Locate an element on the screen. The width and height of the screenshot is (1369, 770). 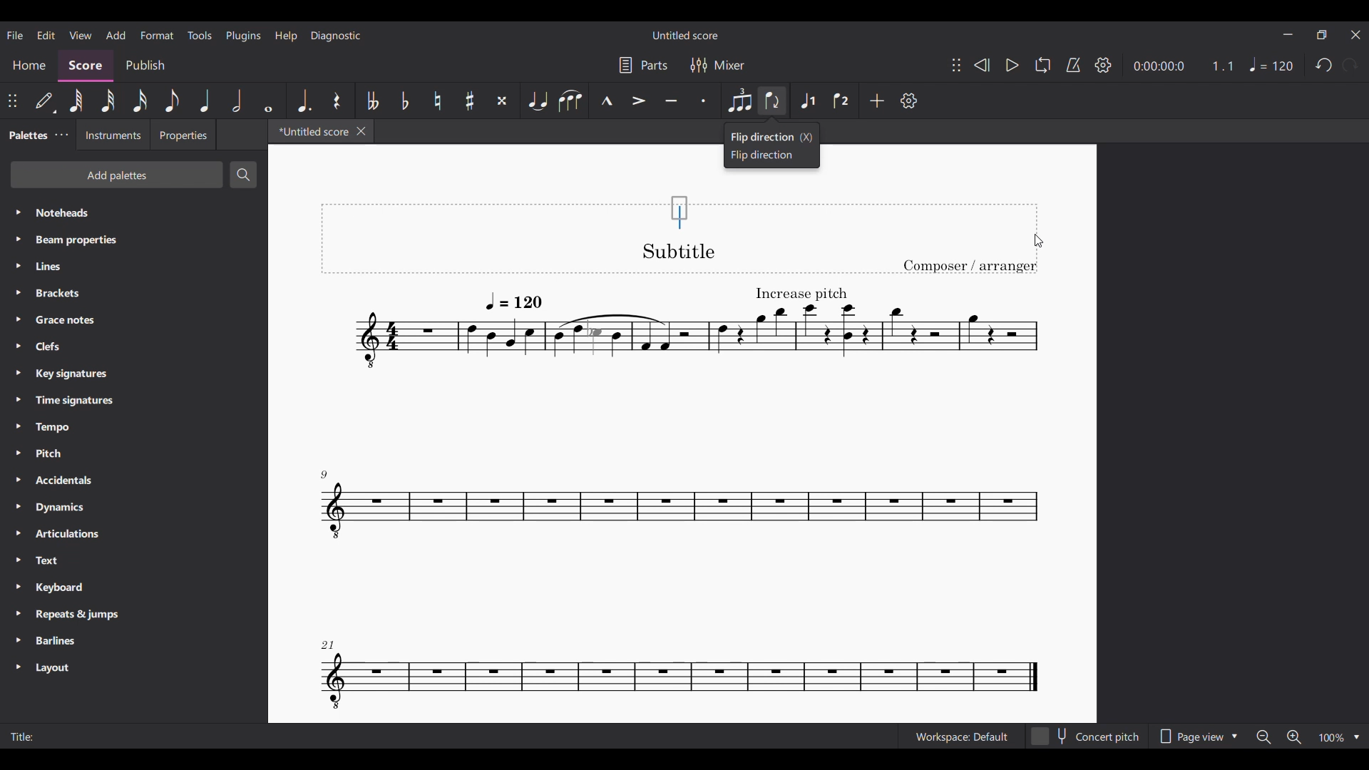
Close tab is located at coordinates (361, 130).